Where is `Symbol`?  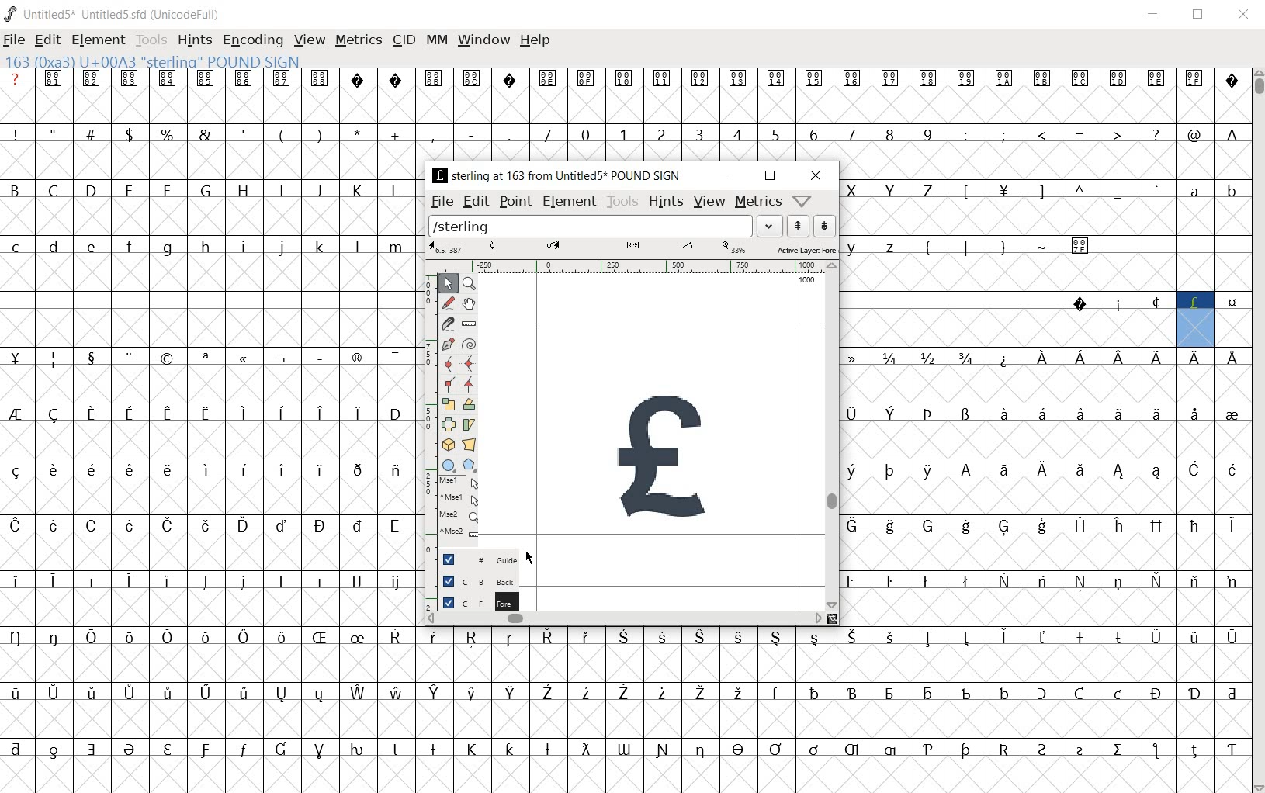
Symbol is located at coordinates (700, 639).